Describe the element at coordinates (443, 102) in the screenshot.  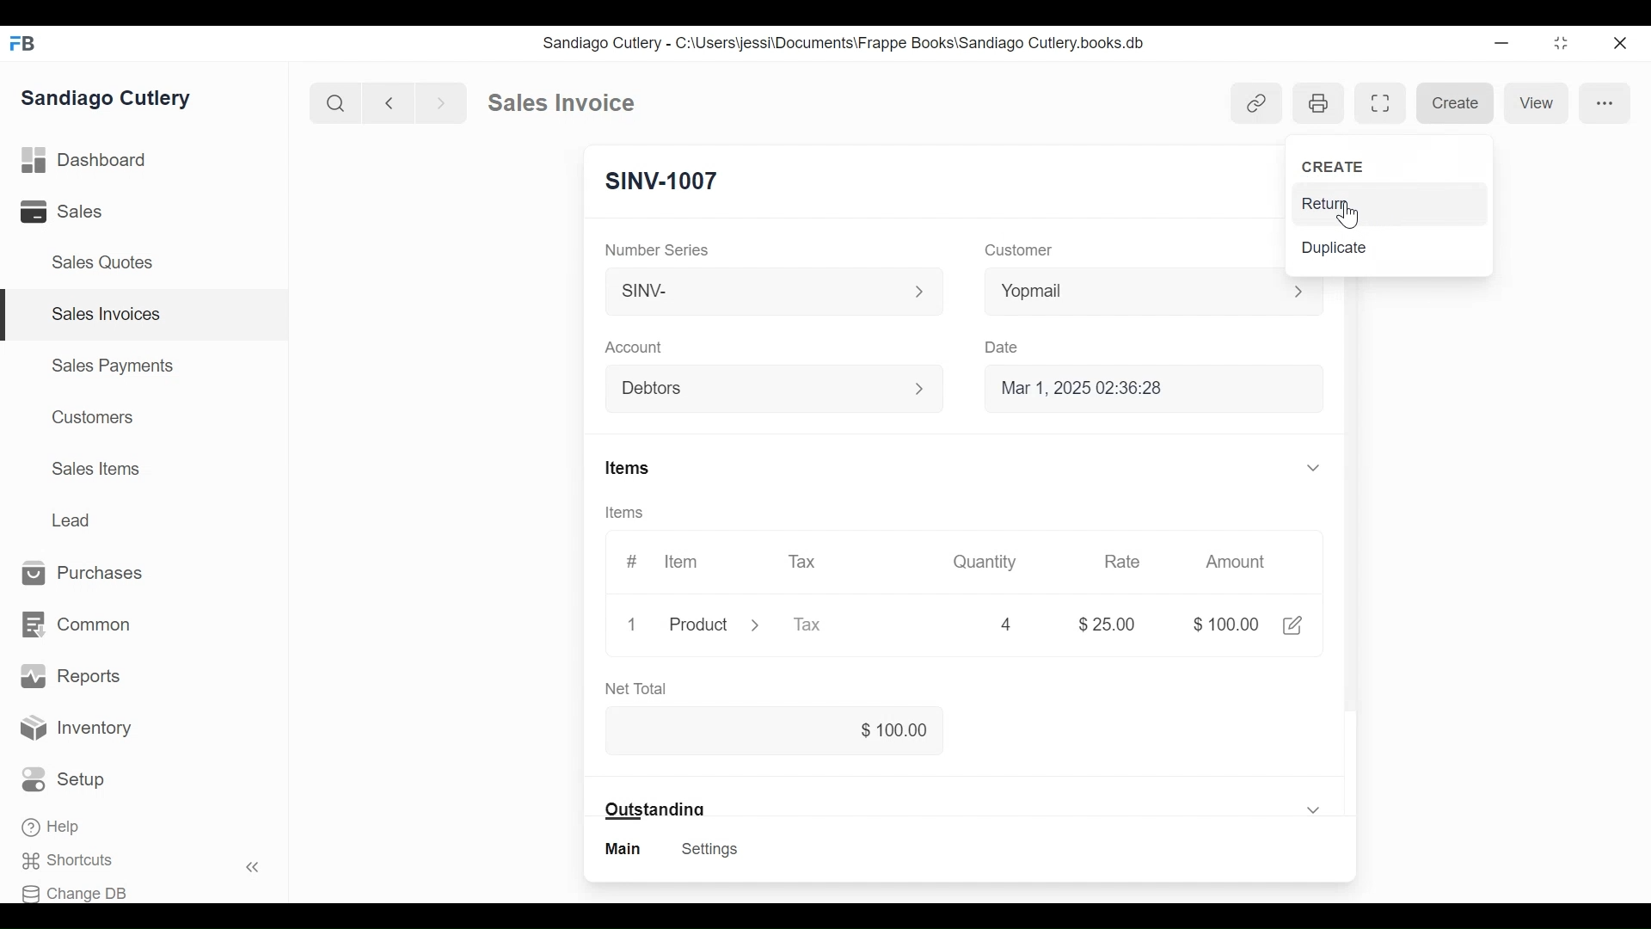
I see `Next` at that location.